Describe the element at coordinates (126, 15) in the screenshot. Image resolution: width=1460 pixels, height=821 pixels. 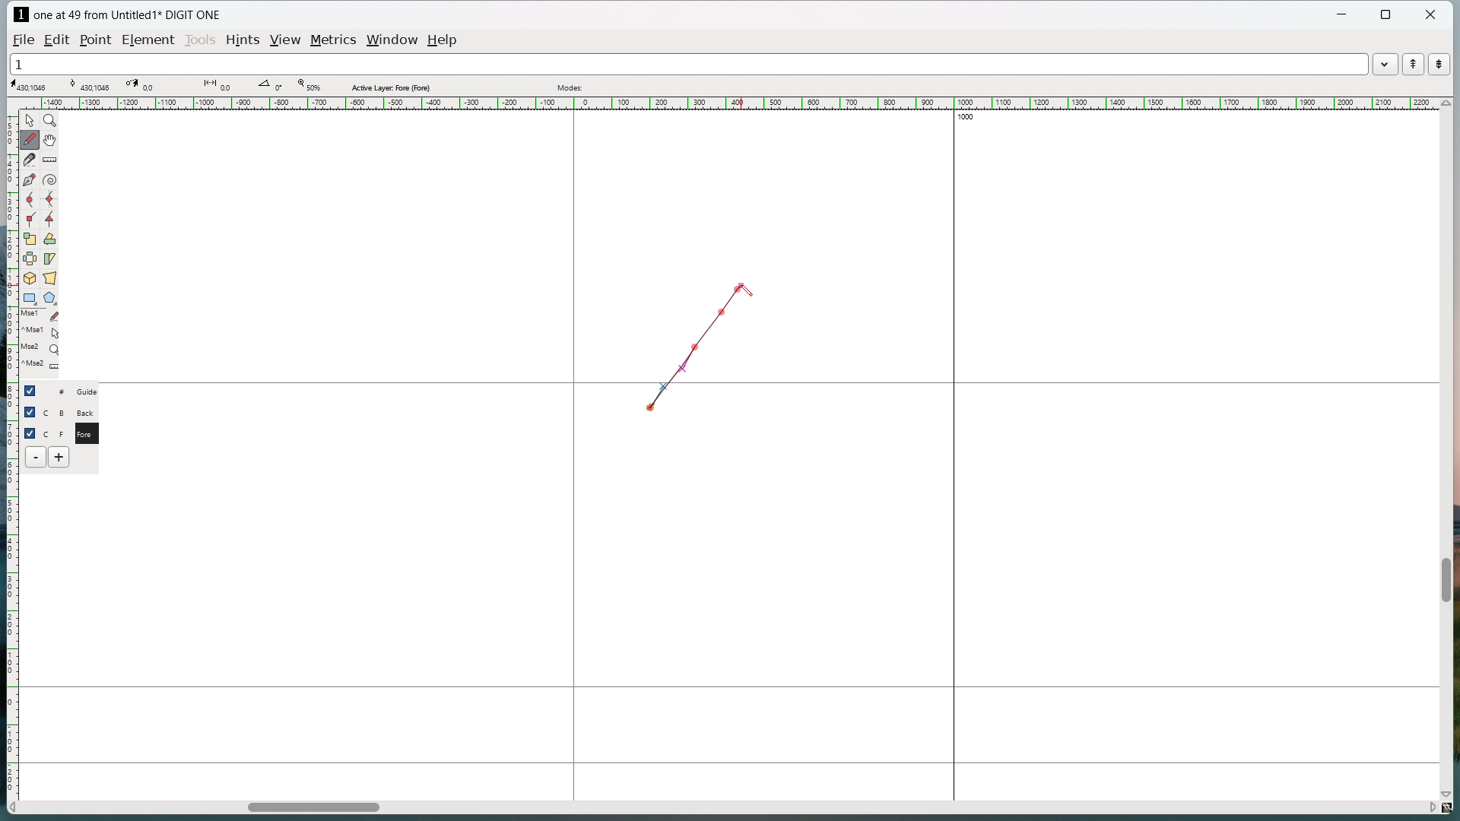
I see `one at 49 from Untitled1 DIGIT ONE` at that location.